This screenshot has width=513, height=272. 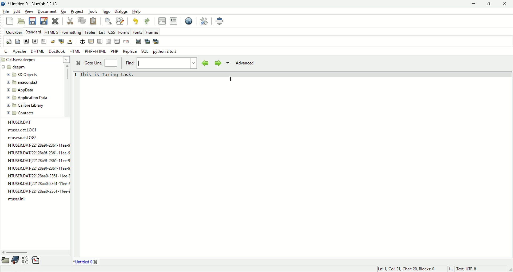 What do you see at coordinates (19, 130) in the screenshot?
I see `ntuser.dat.LOG1` at bounding box center [19, 130].